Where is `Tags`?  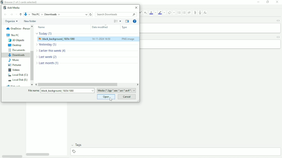 Tags is located at coordinates (79, 145).